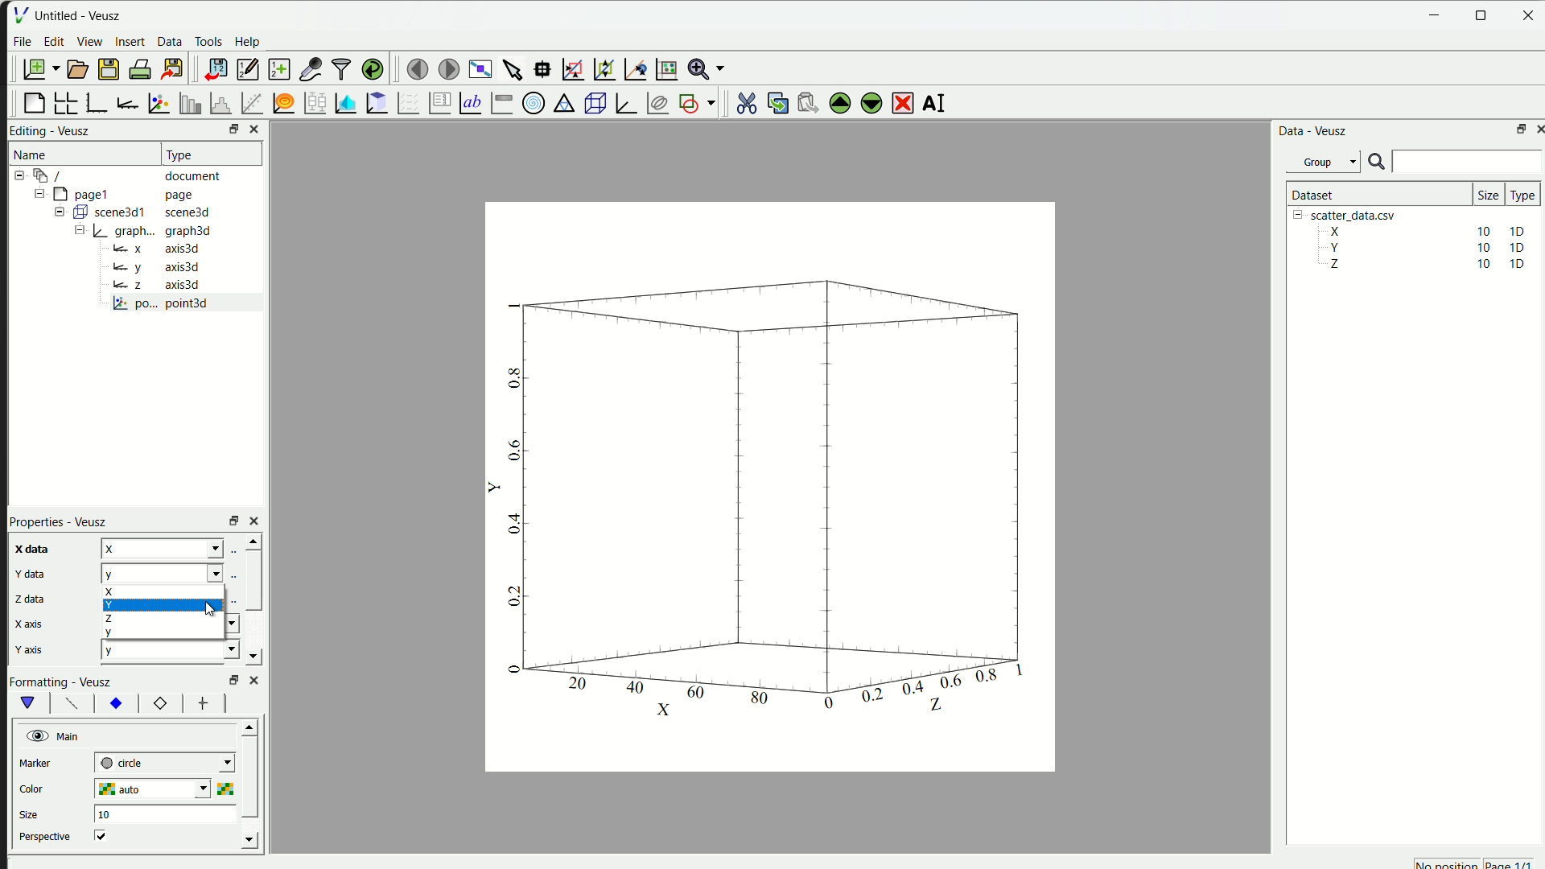 This screenshot has width=1545, height=869. What do you see at coordinates (232, 678) in the screenshot?
I see `` at bounding box center [232, 678].